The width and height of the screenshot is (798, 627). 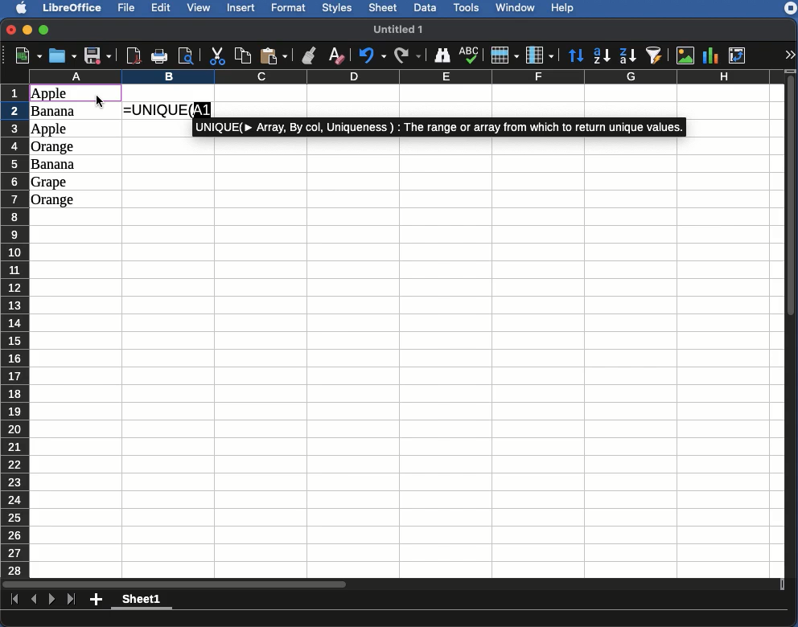 I want to click on Open, so click(x=61, y=56).